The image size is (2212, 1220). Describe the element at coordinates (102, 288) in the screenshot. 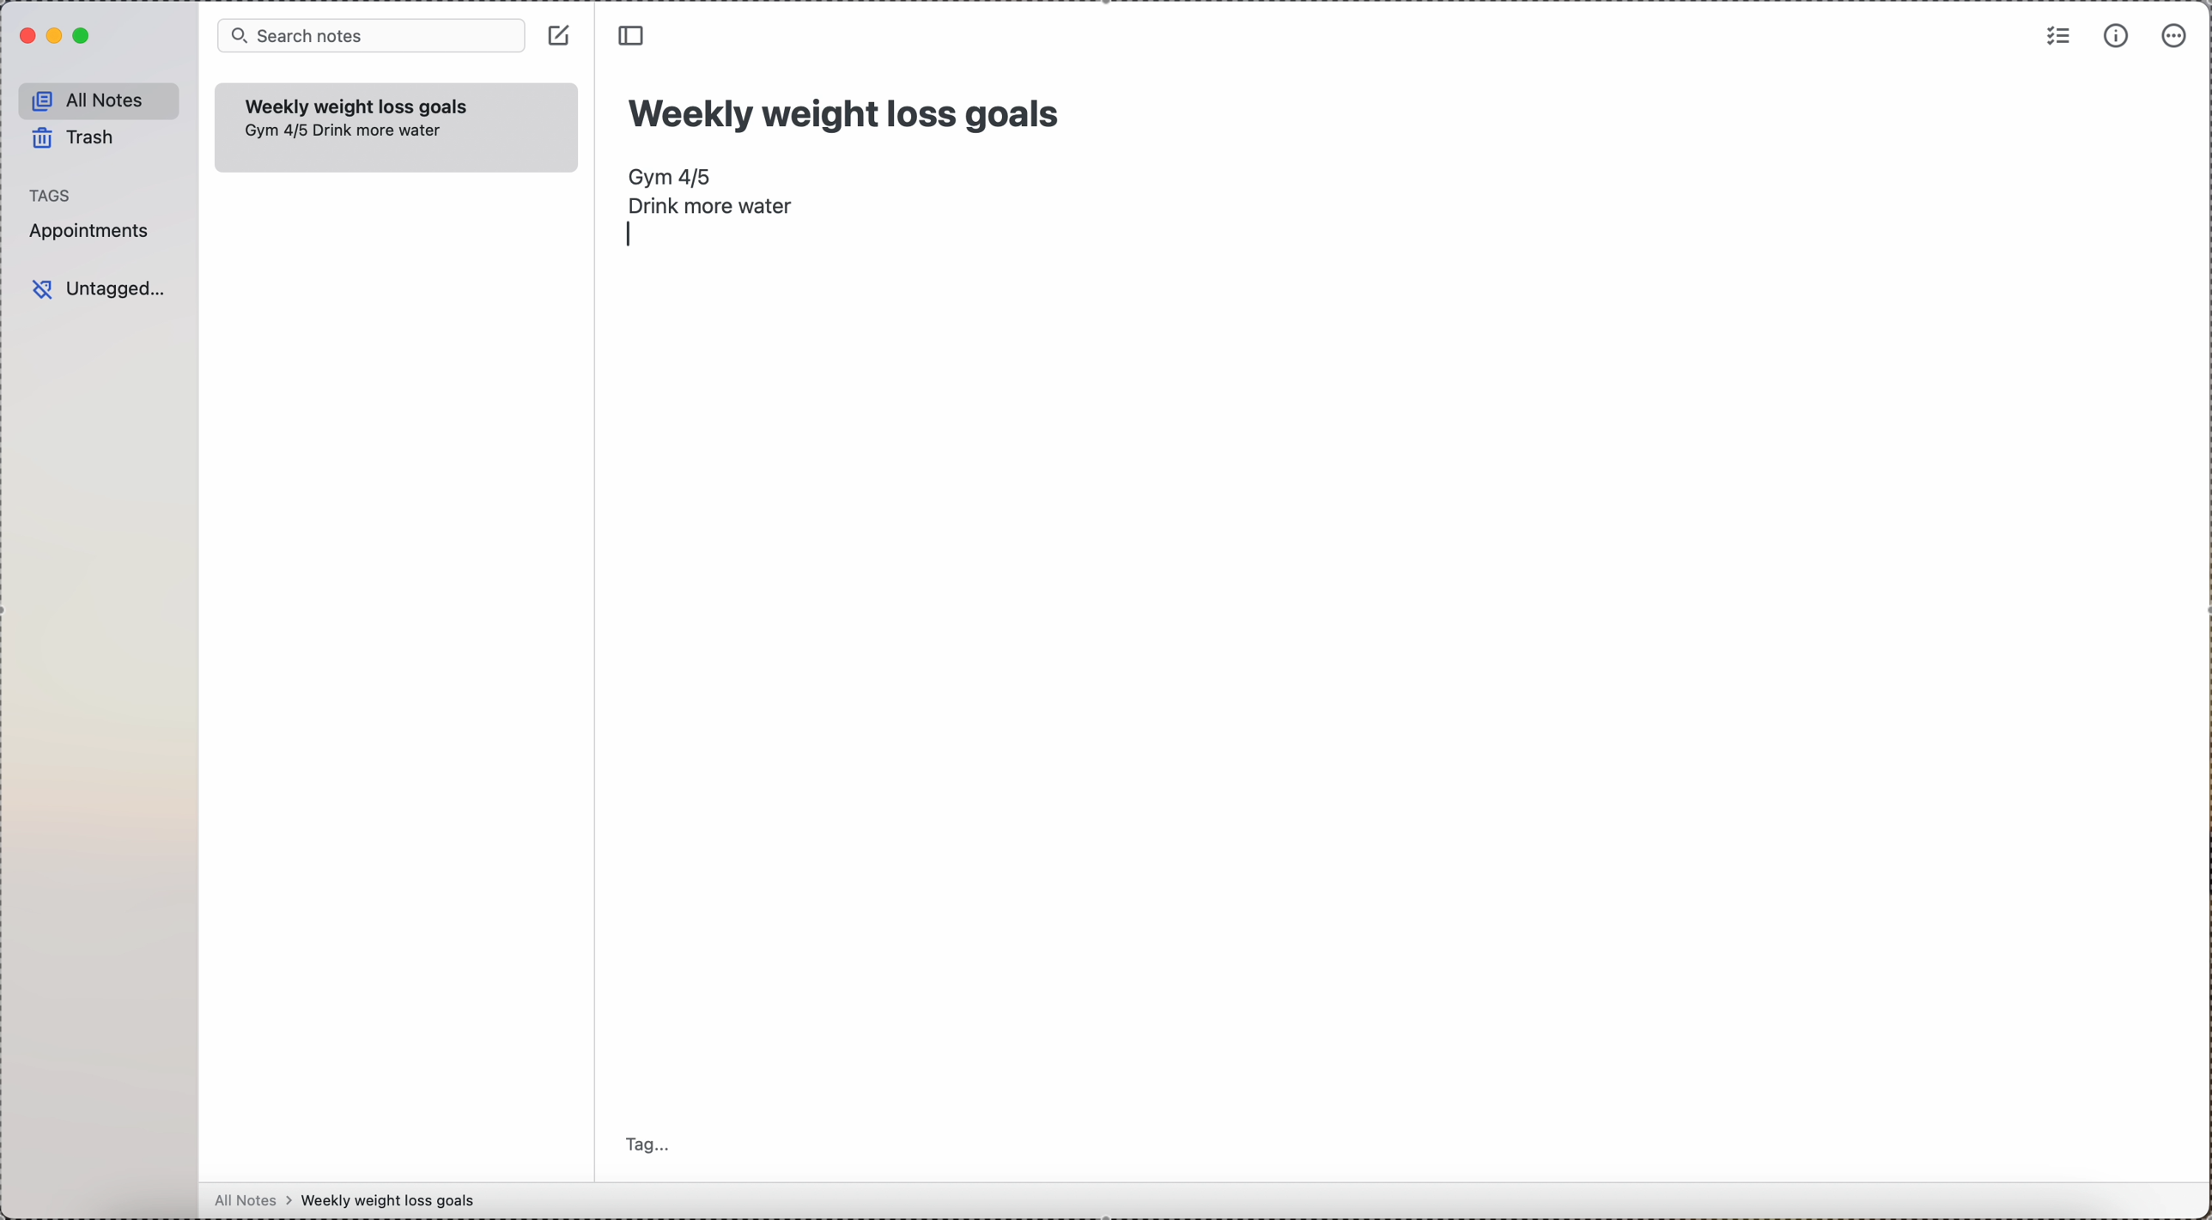

I see `untagged` at that location.